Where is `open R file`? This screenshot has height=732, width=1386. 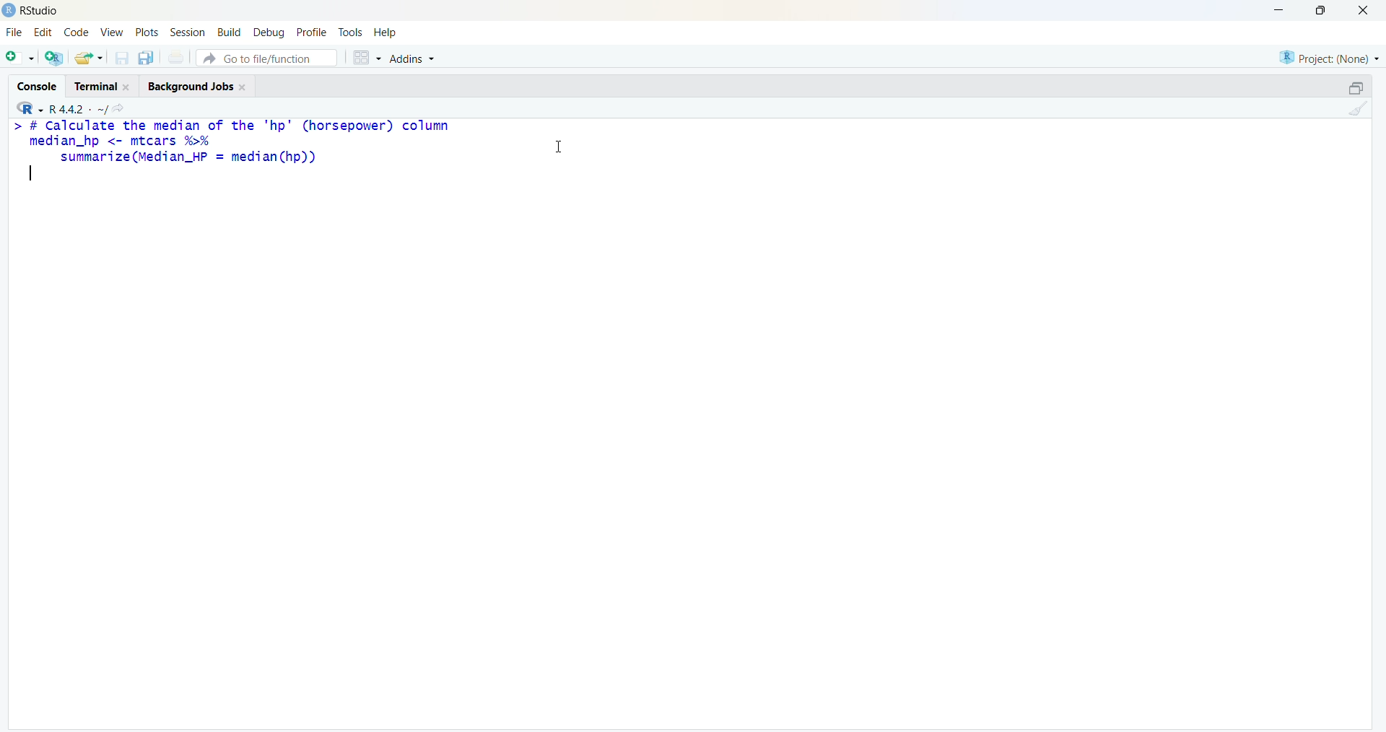
open R file is located at coordinates (53, 58).